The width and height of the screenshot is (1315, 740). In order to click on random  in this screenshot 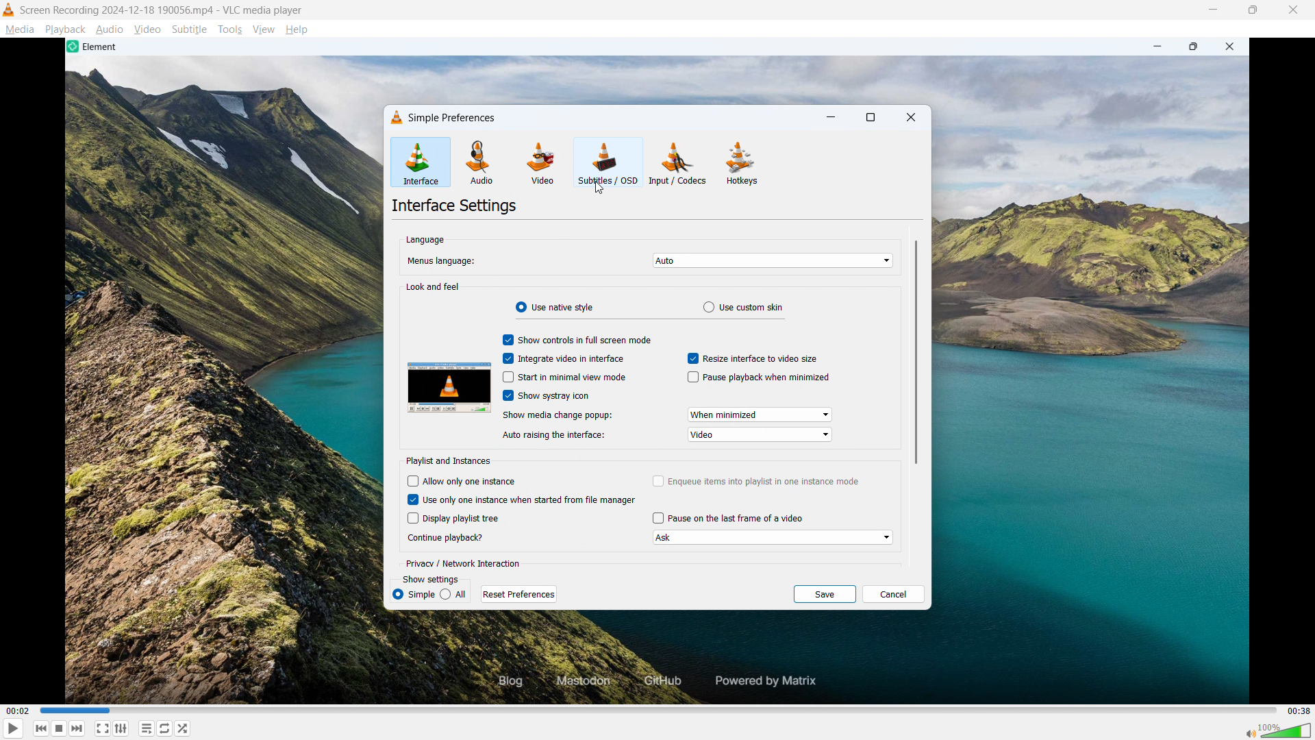, I will do `click(184, 728)`.